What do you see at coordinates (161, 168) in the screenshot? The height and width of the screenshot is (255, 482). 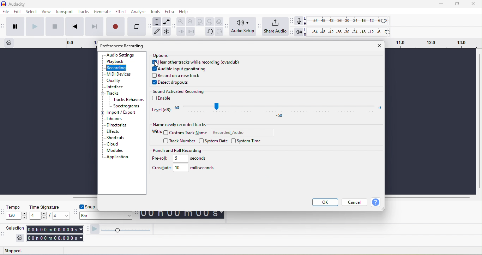 I see `crossfade` at bounding box center [161, 168].